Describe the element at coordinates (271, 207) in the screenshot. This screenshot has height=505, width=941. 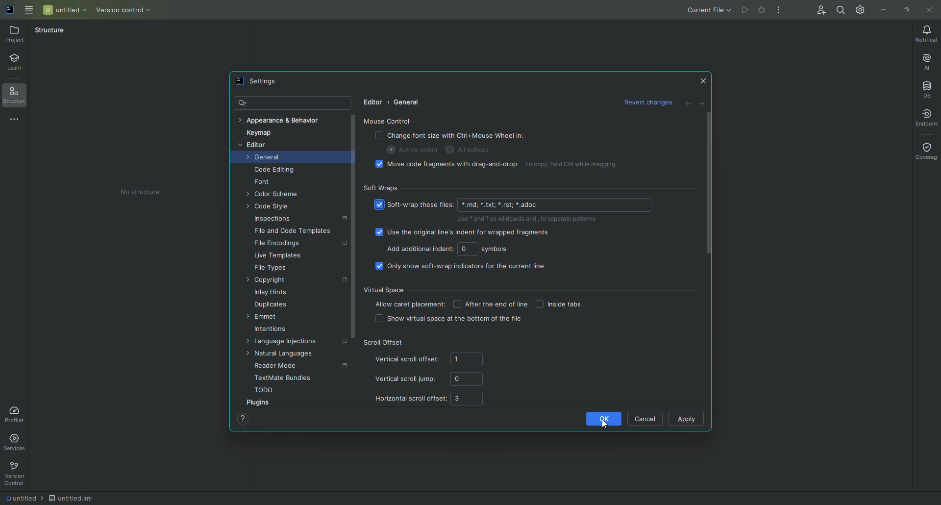
I see `Code Style` at that location.